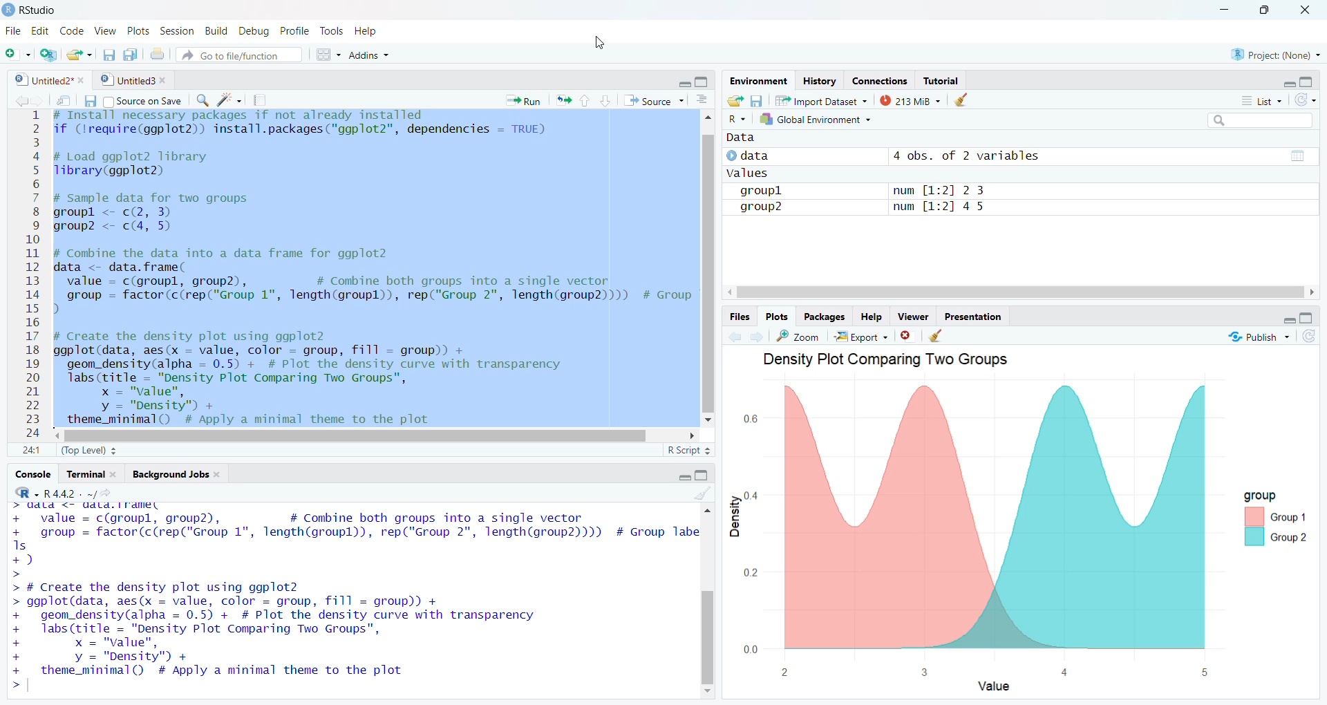 The height and width of the screenshot is (705, 1327). What do you see at coordinates (702, 476) in the screenshot?
I see `maximize` at bounding box center [702, 476].